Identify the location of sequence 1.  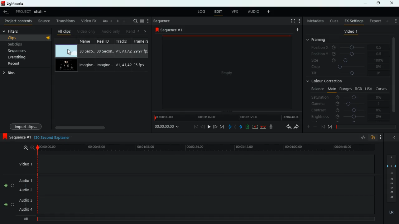
(16, 137).